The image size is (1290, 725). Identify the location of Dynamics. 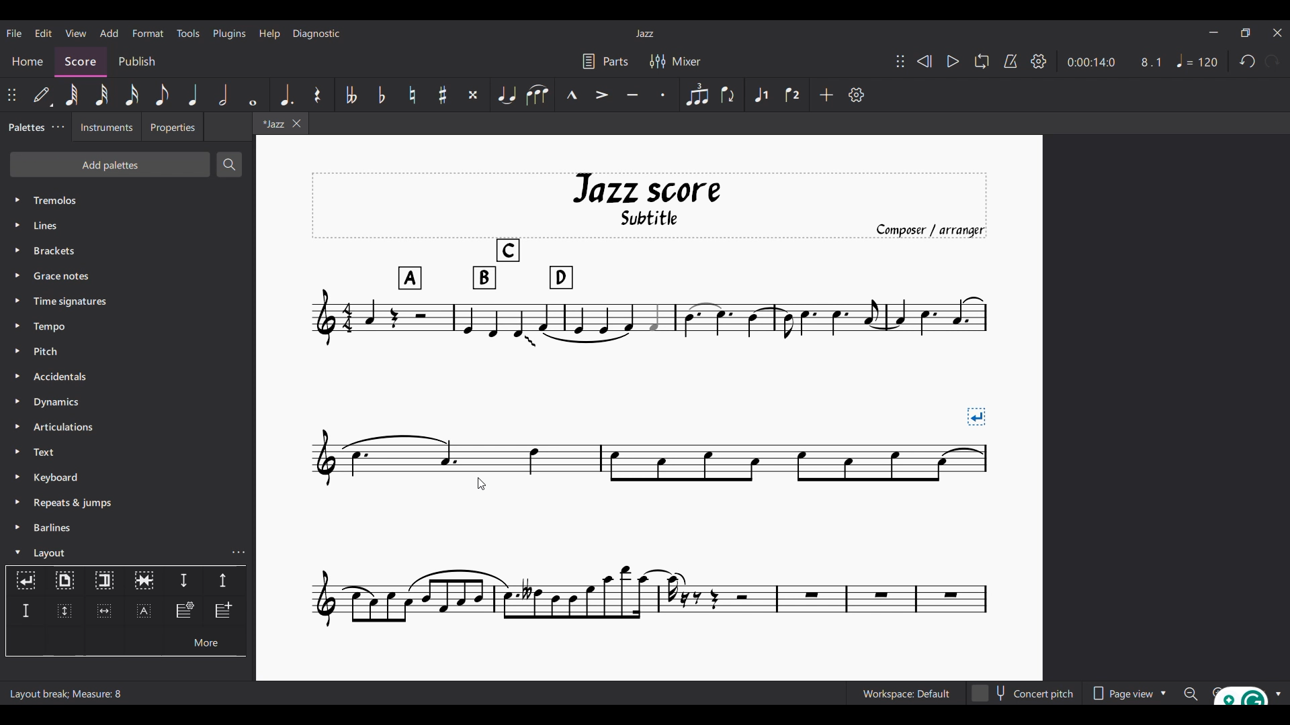
(128, 401).